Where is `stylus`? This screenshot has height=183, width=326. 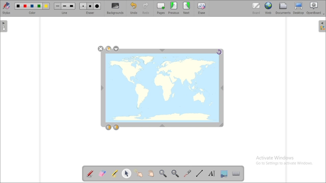
stylus is located at coordinates (6, 8).